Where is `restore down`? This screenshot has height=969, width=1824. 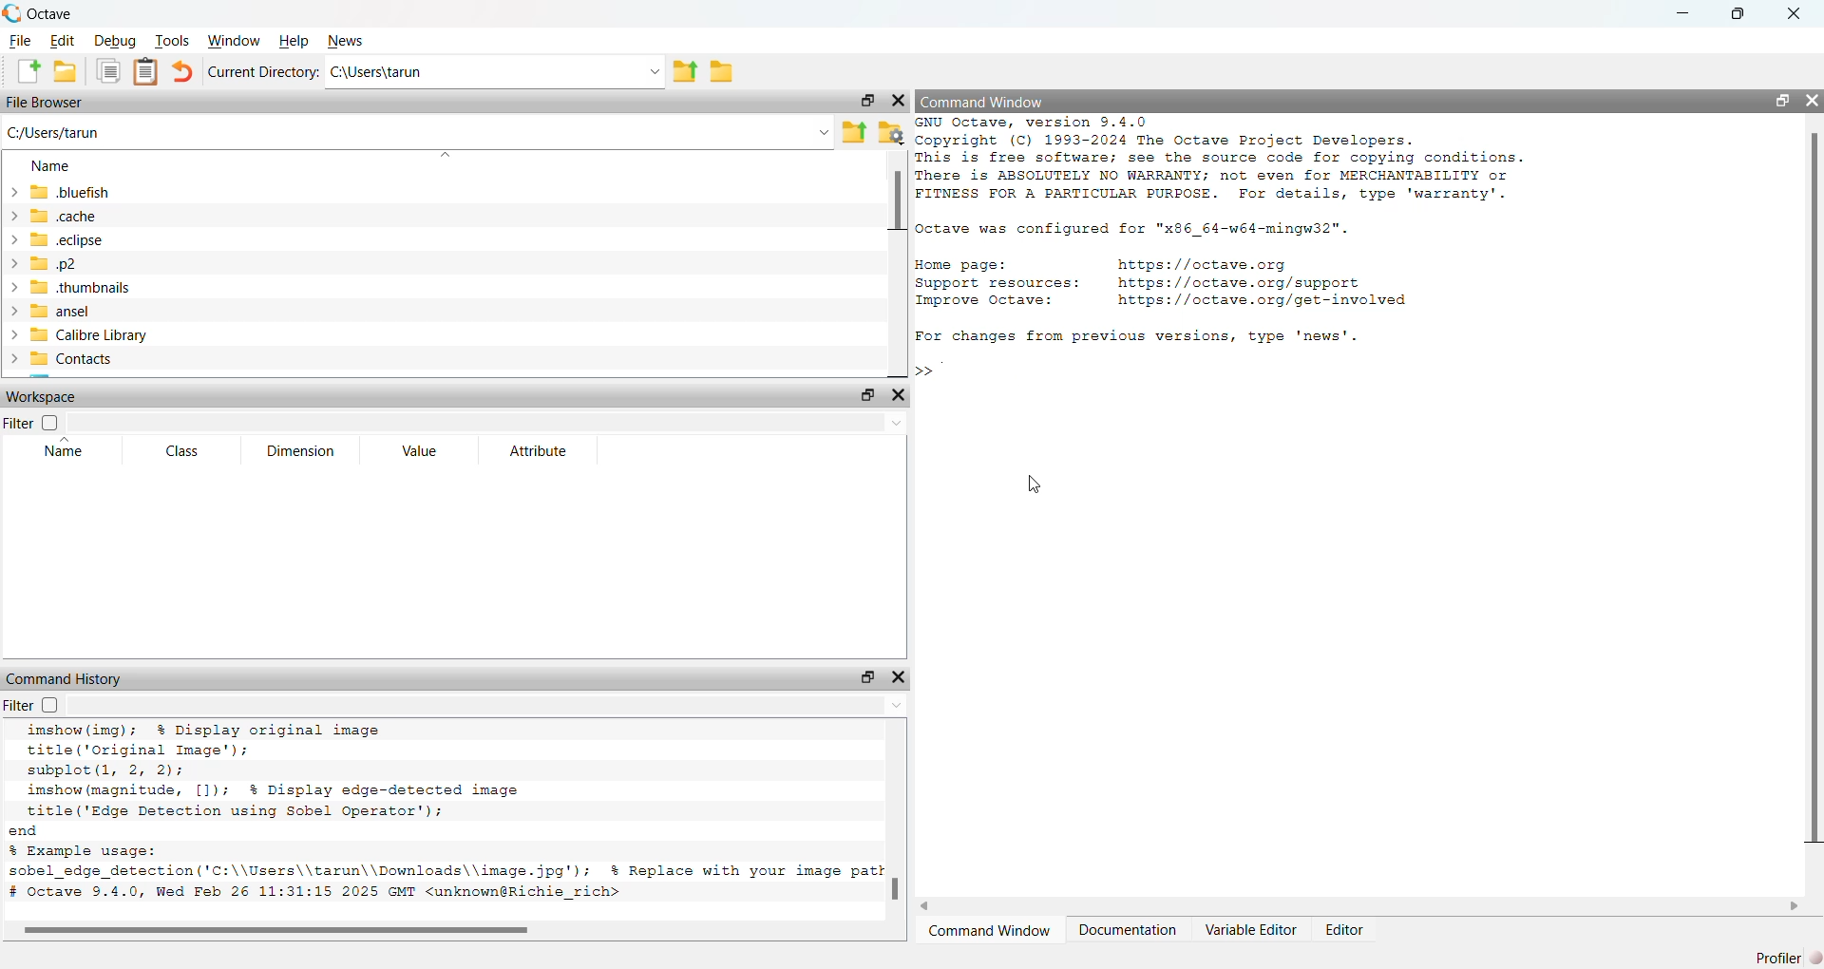
restore down is located at coordinates (865, 99).